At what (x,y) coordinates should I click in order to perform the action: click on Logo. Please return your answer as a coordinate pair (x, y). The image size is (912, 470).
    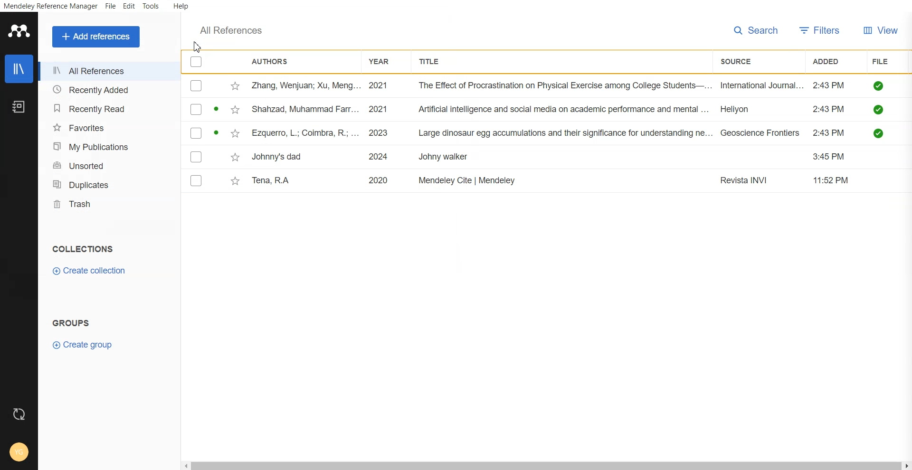
    Looking at the image, I should click on (18, 30).